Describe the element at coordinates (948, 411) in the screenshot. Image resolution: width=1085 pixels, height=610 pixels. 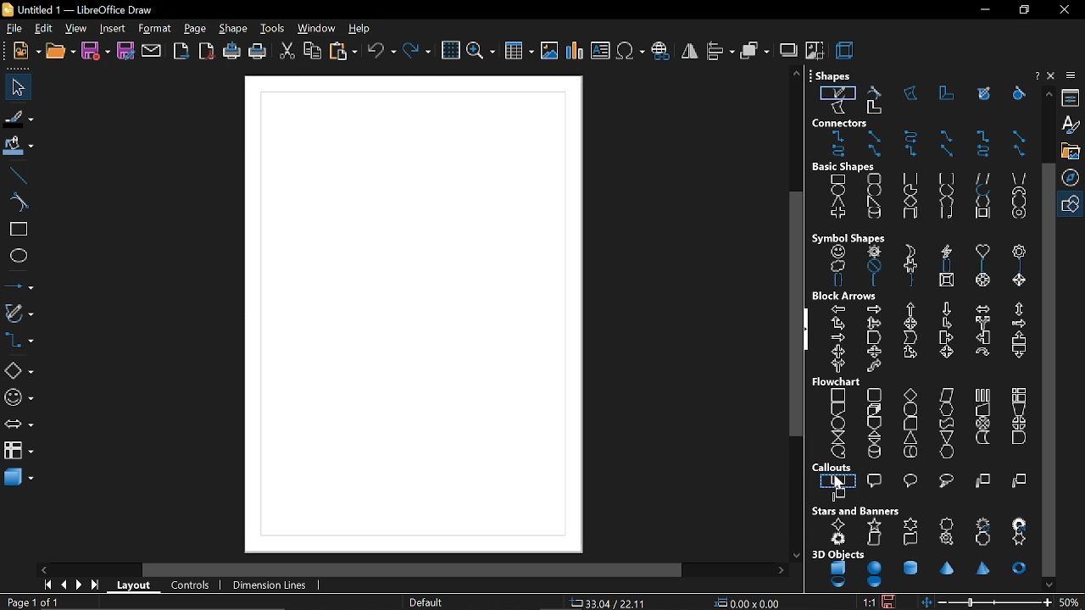
I see `preparation` at that location.